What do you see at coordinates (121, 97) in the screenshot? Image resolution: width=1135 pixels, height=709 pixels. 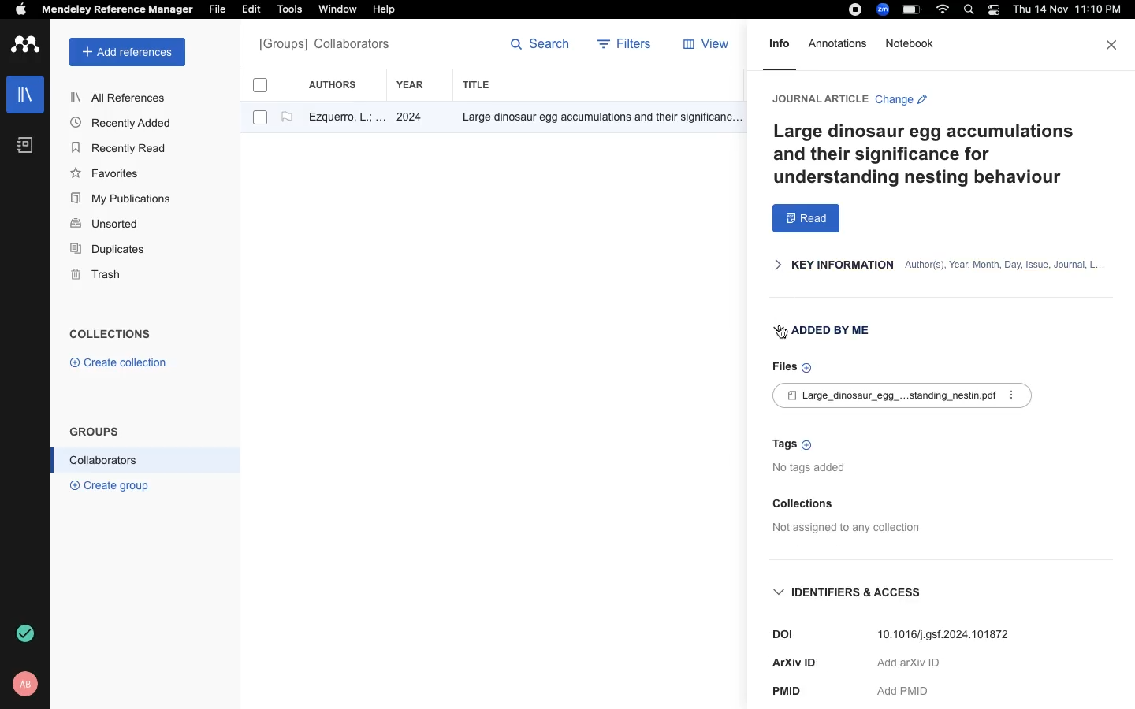 I see `All References` at bounding box center [121, 97].